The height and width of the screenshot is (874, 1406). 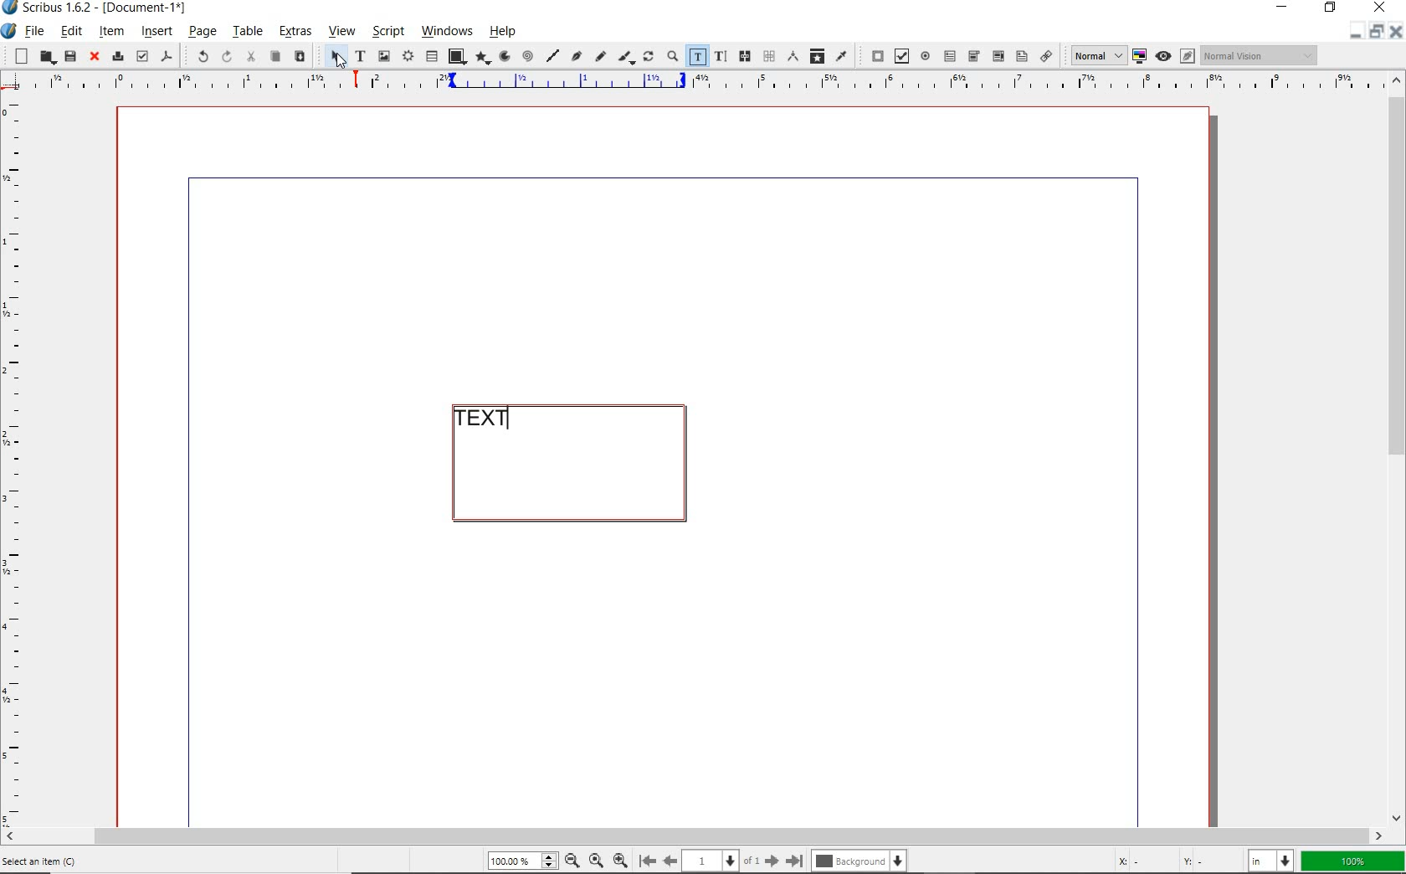 I want to click on polygon, so click(x=484, y=59).